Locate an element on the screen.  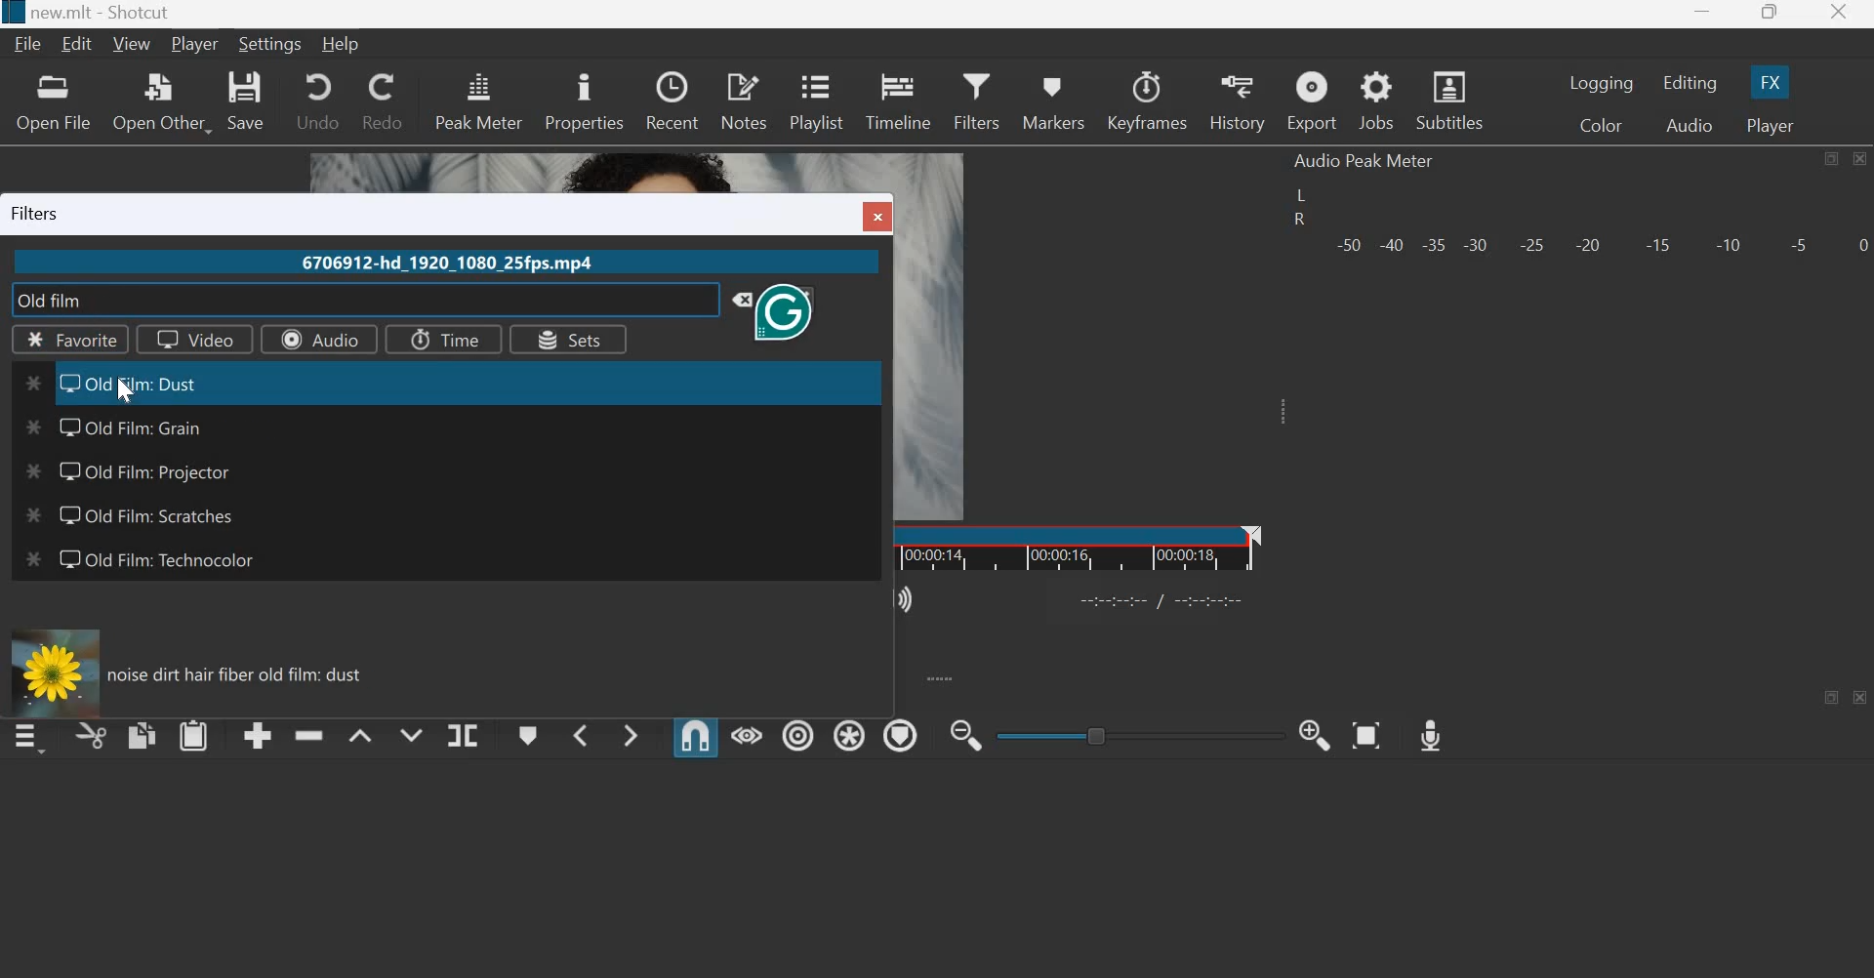
R is located at coordinates (1297, 222).